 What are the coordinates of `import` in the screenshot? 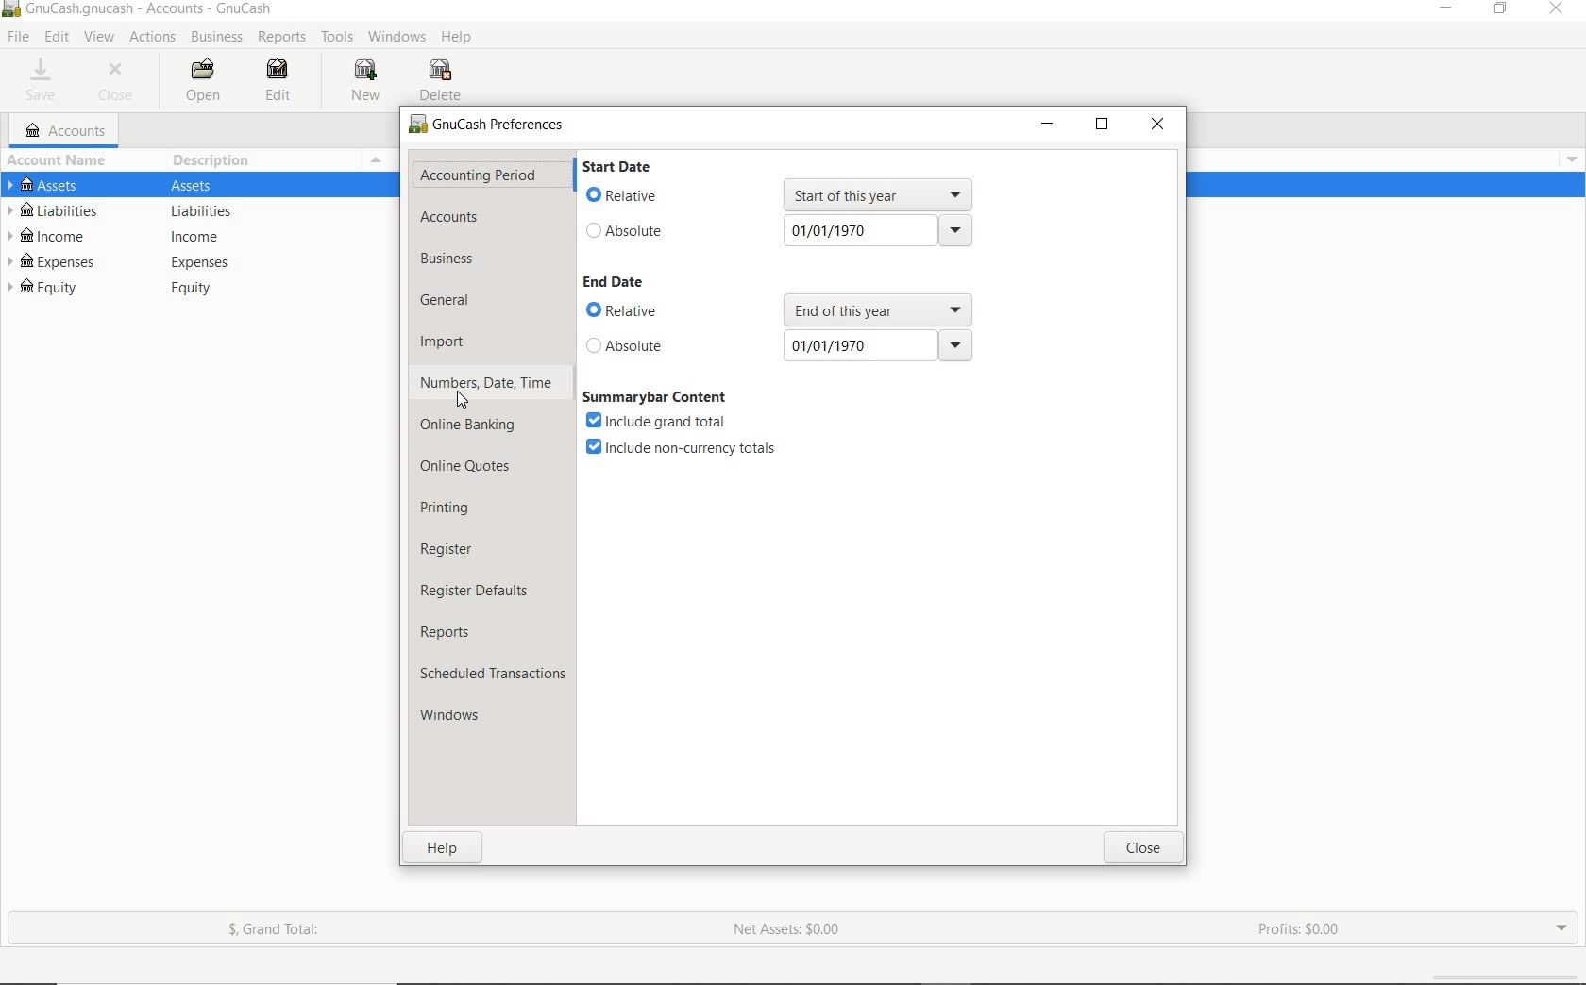 It's located at (456, 341).